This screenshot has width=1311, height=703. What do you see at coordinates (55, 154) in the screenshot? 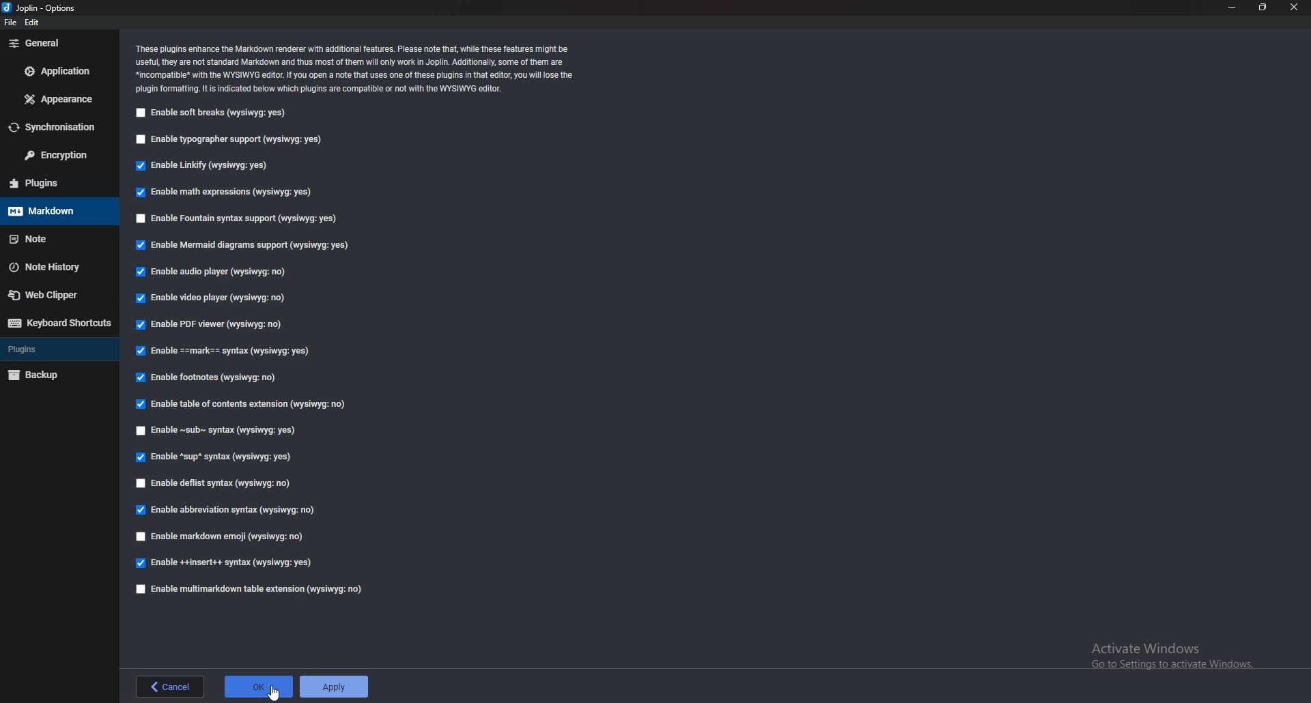
I see `encryption` at bounding box center [55, 154].